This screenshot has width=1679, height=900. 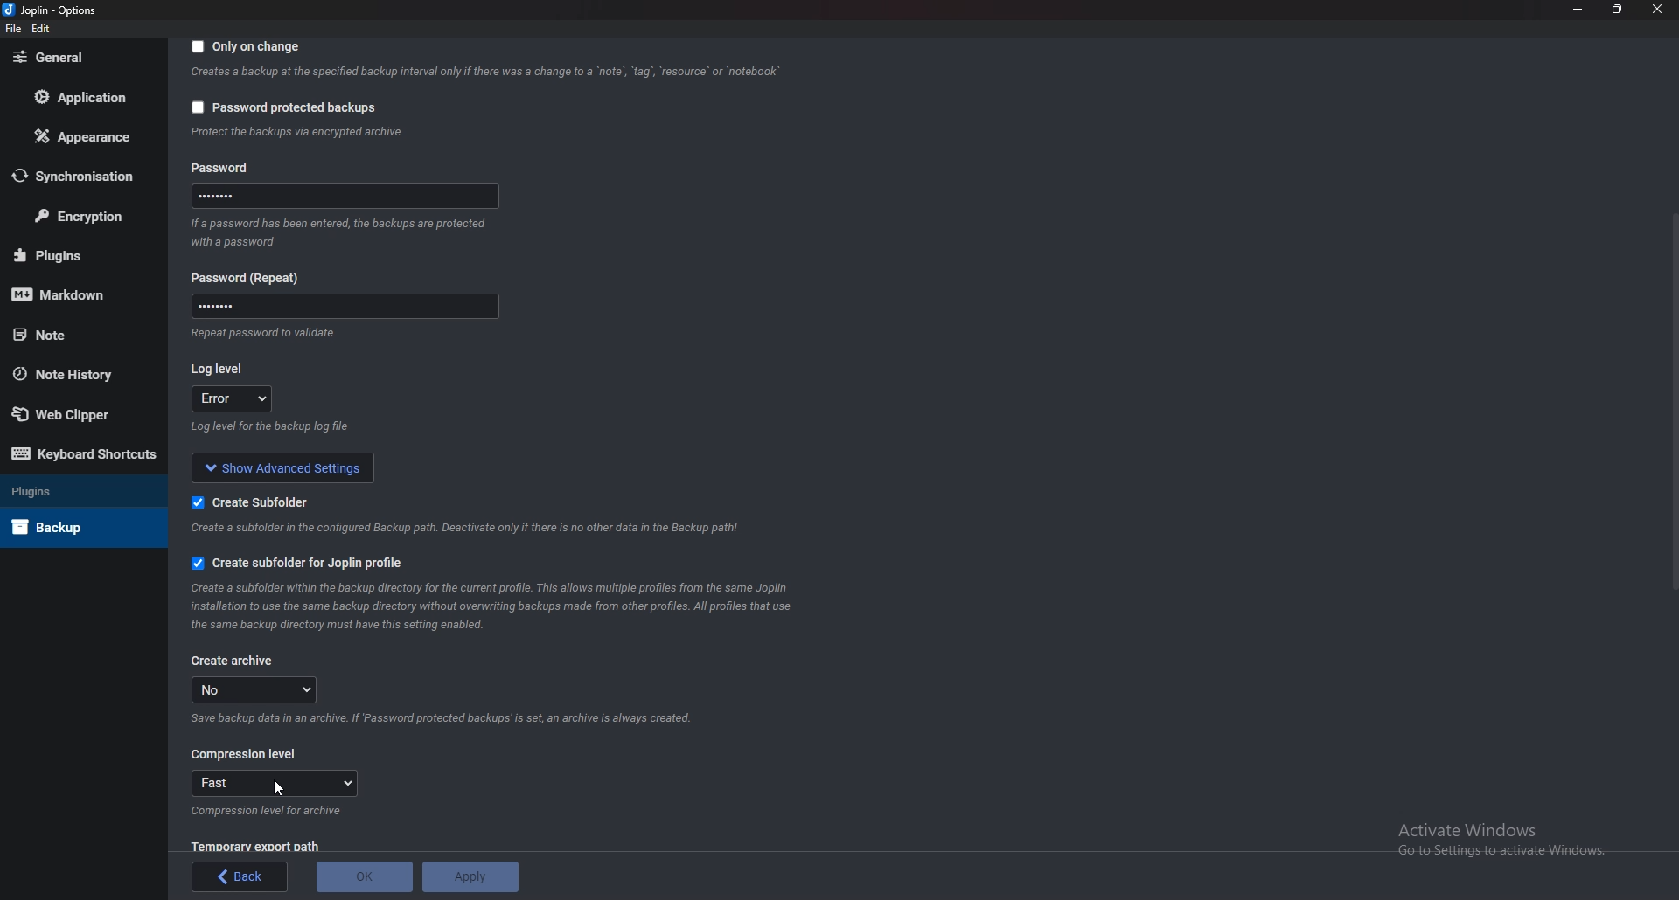 What do you see at coordinates (313, 560) in the screenshot?
I see `Create subfolder for joplin profile` at bounding box center [313, 560].